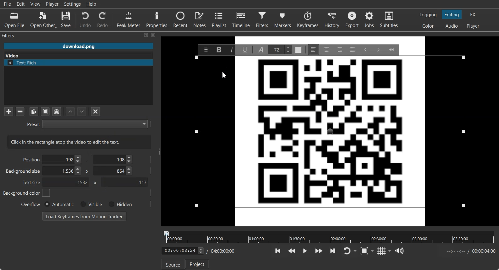  What do you see at coordinates (428, 15) in the screenshot?
I see `Switching to the logging layout` at bounding box center [428, 15].